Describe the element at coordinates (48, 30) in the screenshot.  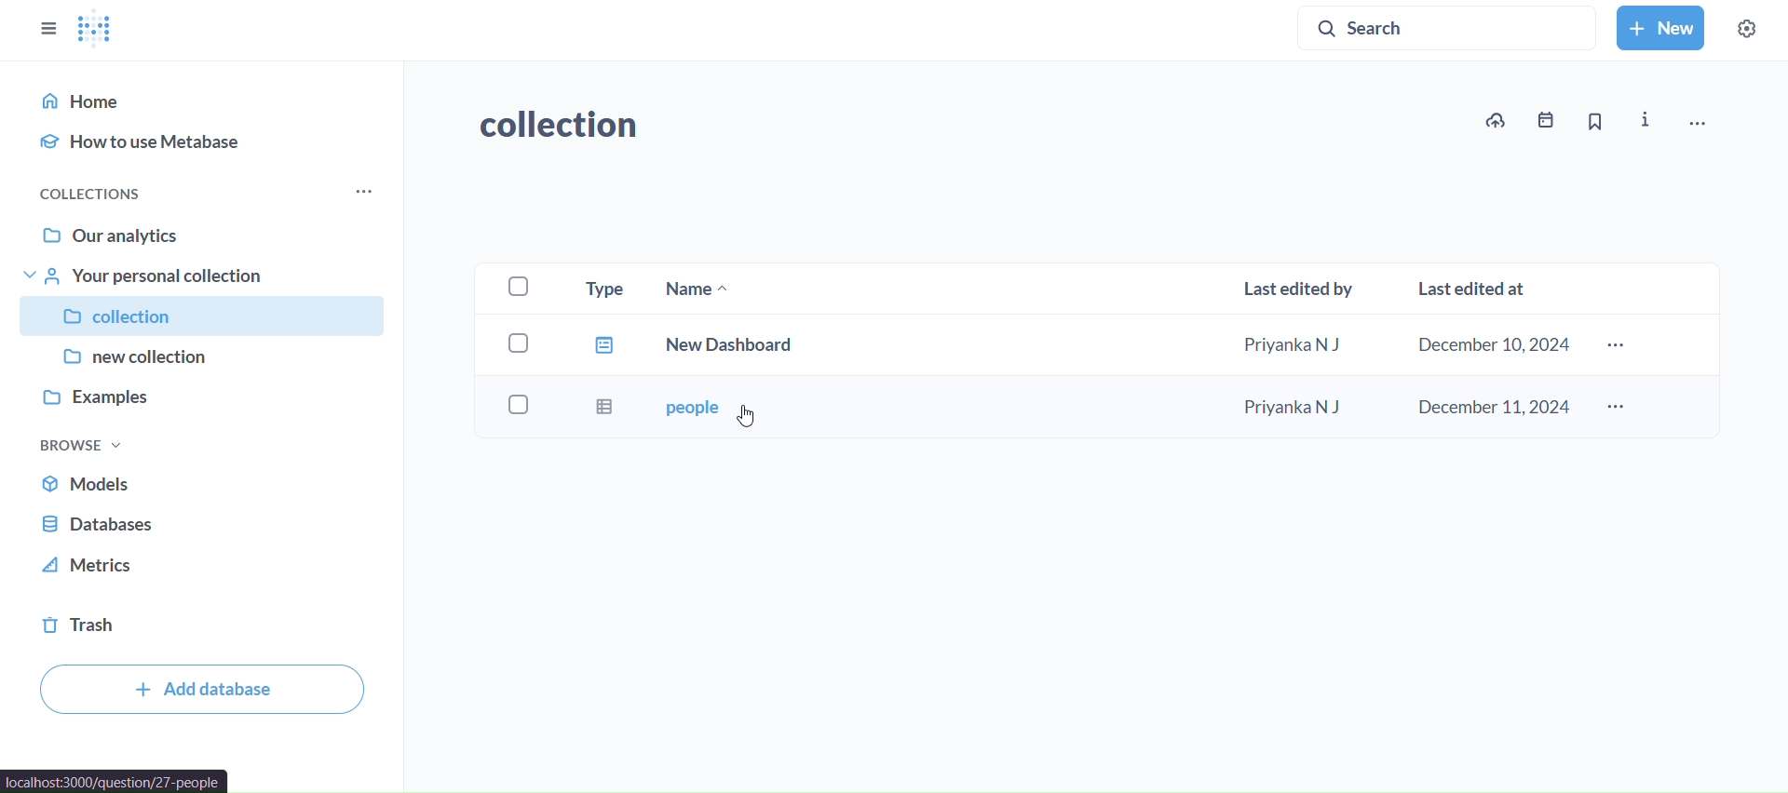
I see `close sidebars` at that location.